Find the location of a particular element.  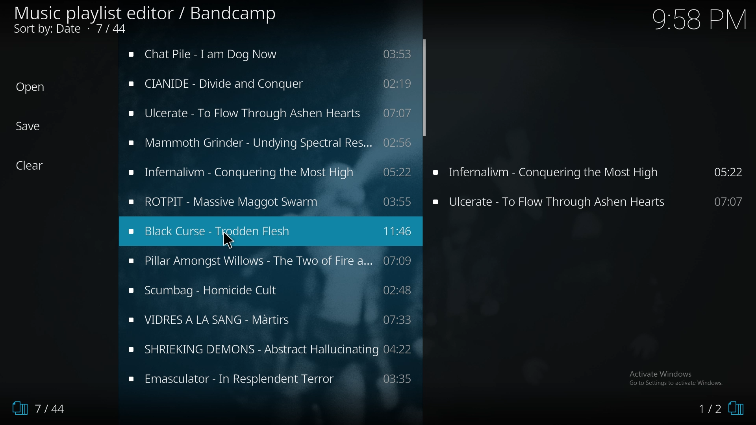

music is located at coordinates (273, 381).